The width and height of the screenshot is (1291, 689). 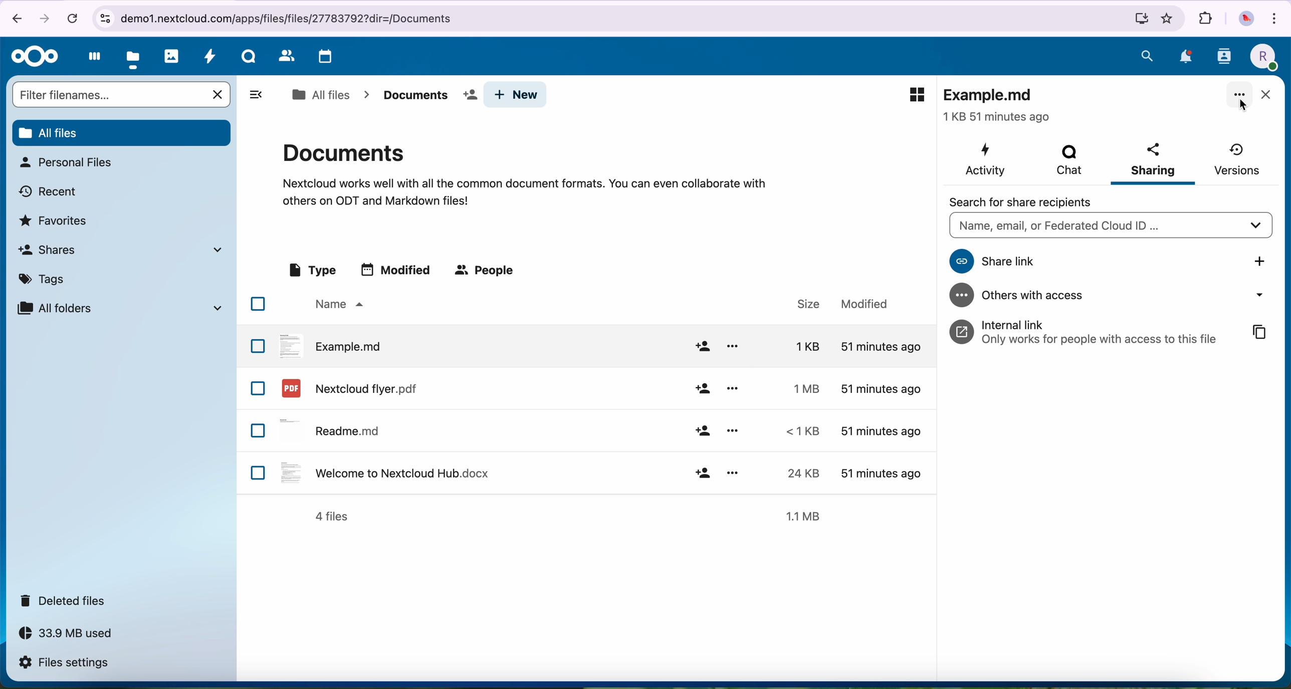 What do you see at coordinates (487, 271) in the screenshot?
I see `people` at bounding box center [487, 271].